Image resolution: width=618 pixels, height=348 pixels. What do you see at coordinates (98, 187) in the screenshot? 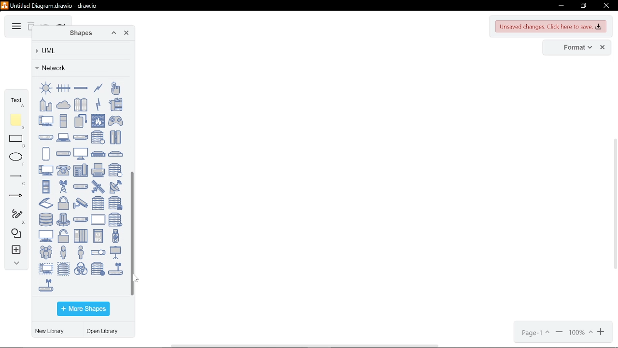
I see `satellite` at bounding box center [98, 187].